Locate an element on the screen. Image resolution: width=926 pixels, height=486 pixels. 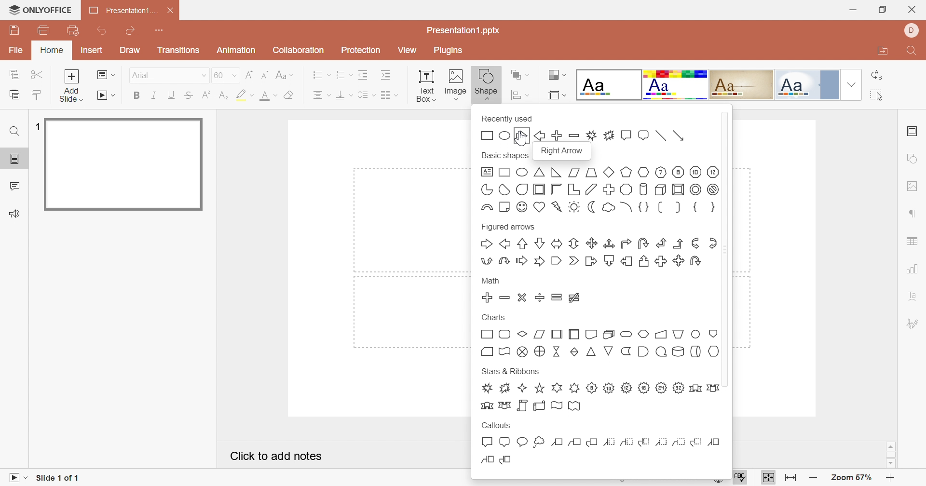
Basic shapes icons is located at coordinates (599, 189).